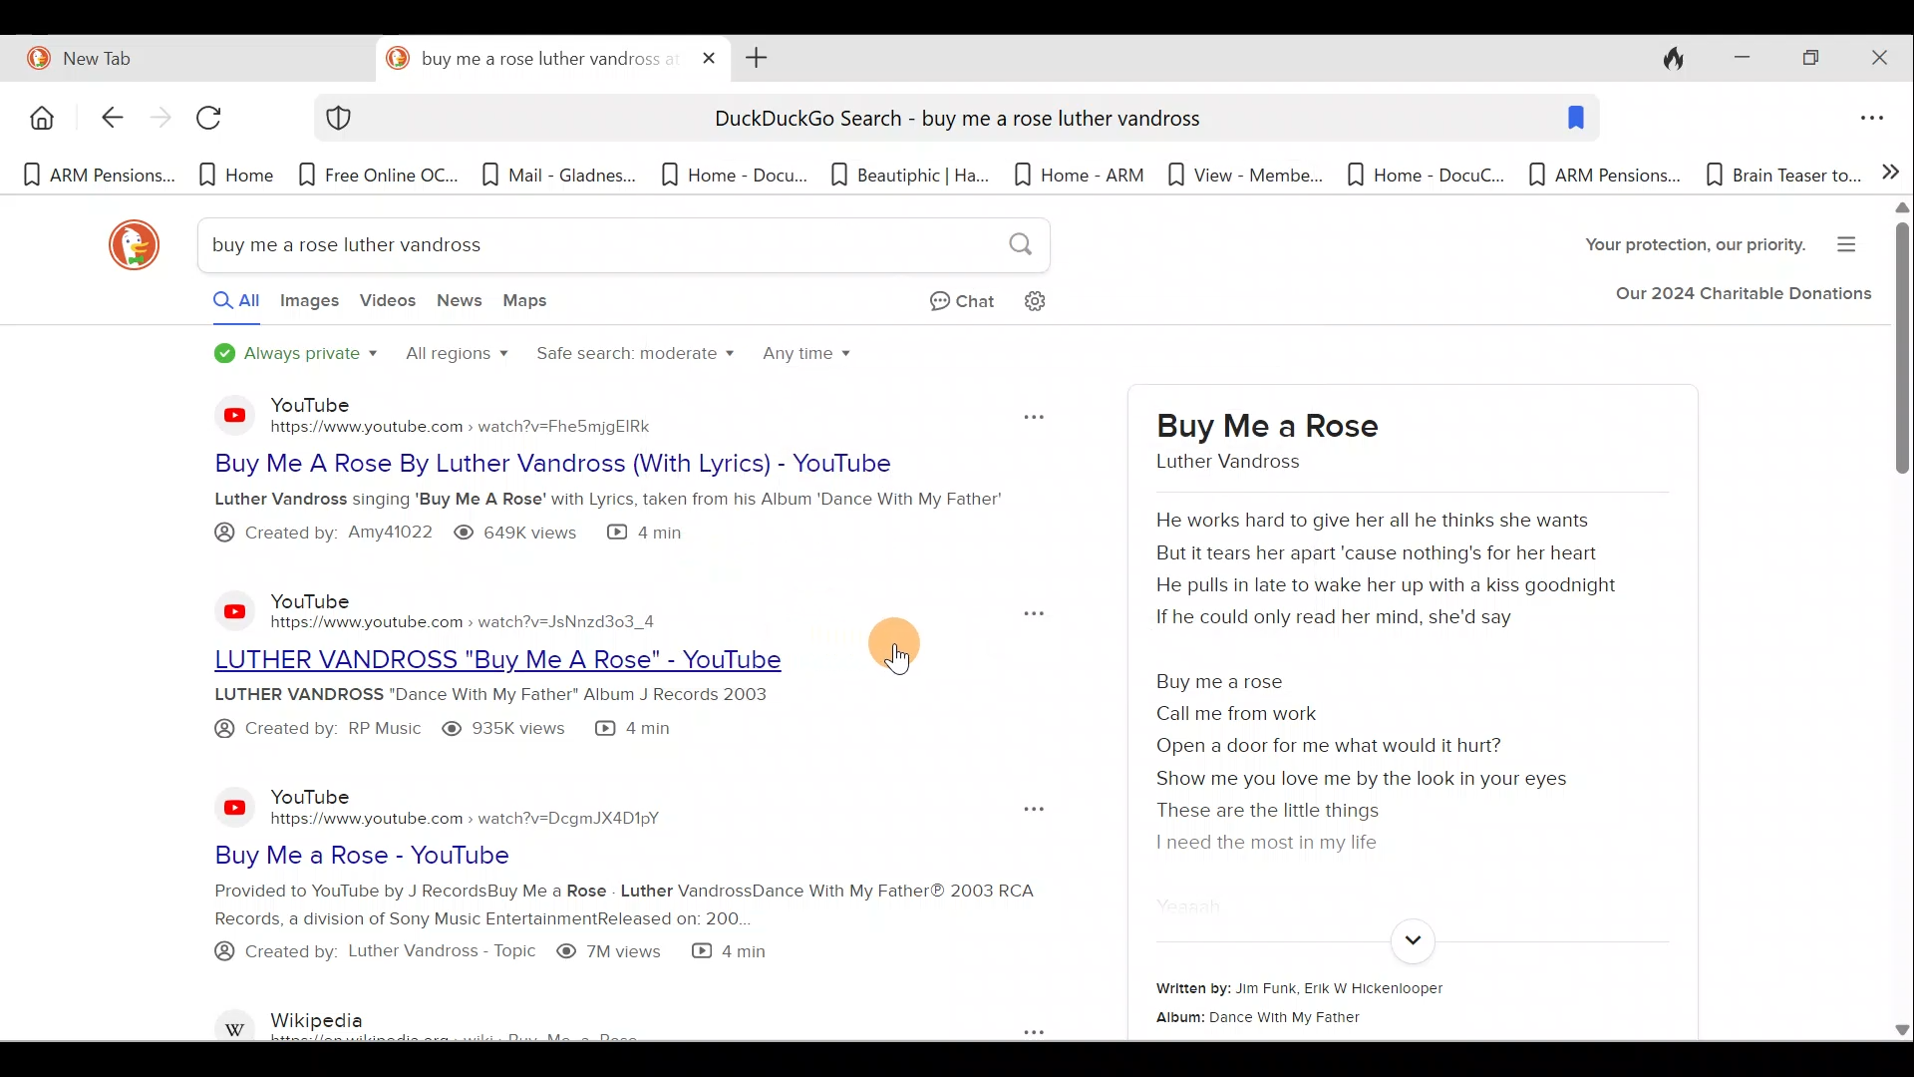 This screenshot has width=1914, height=1077. I want to click on Maps, so click(531, 304).